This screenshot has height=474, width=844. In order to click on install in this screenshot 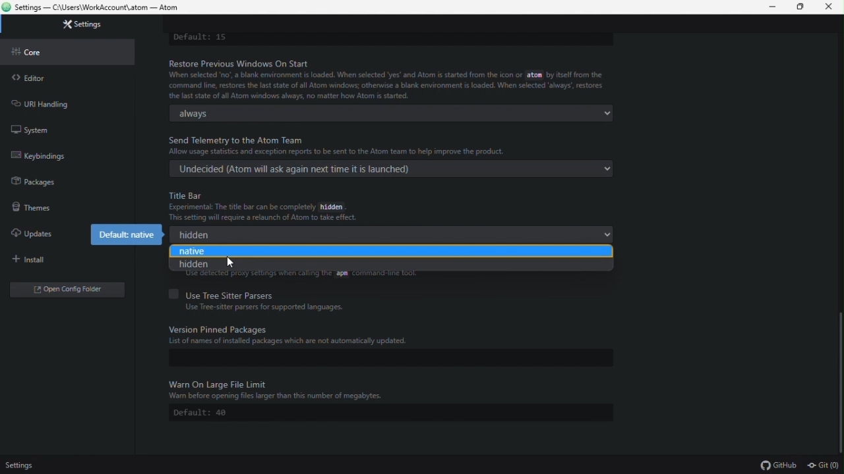, I will do `click(69, 260)`.